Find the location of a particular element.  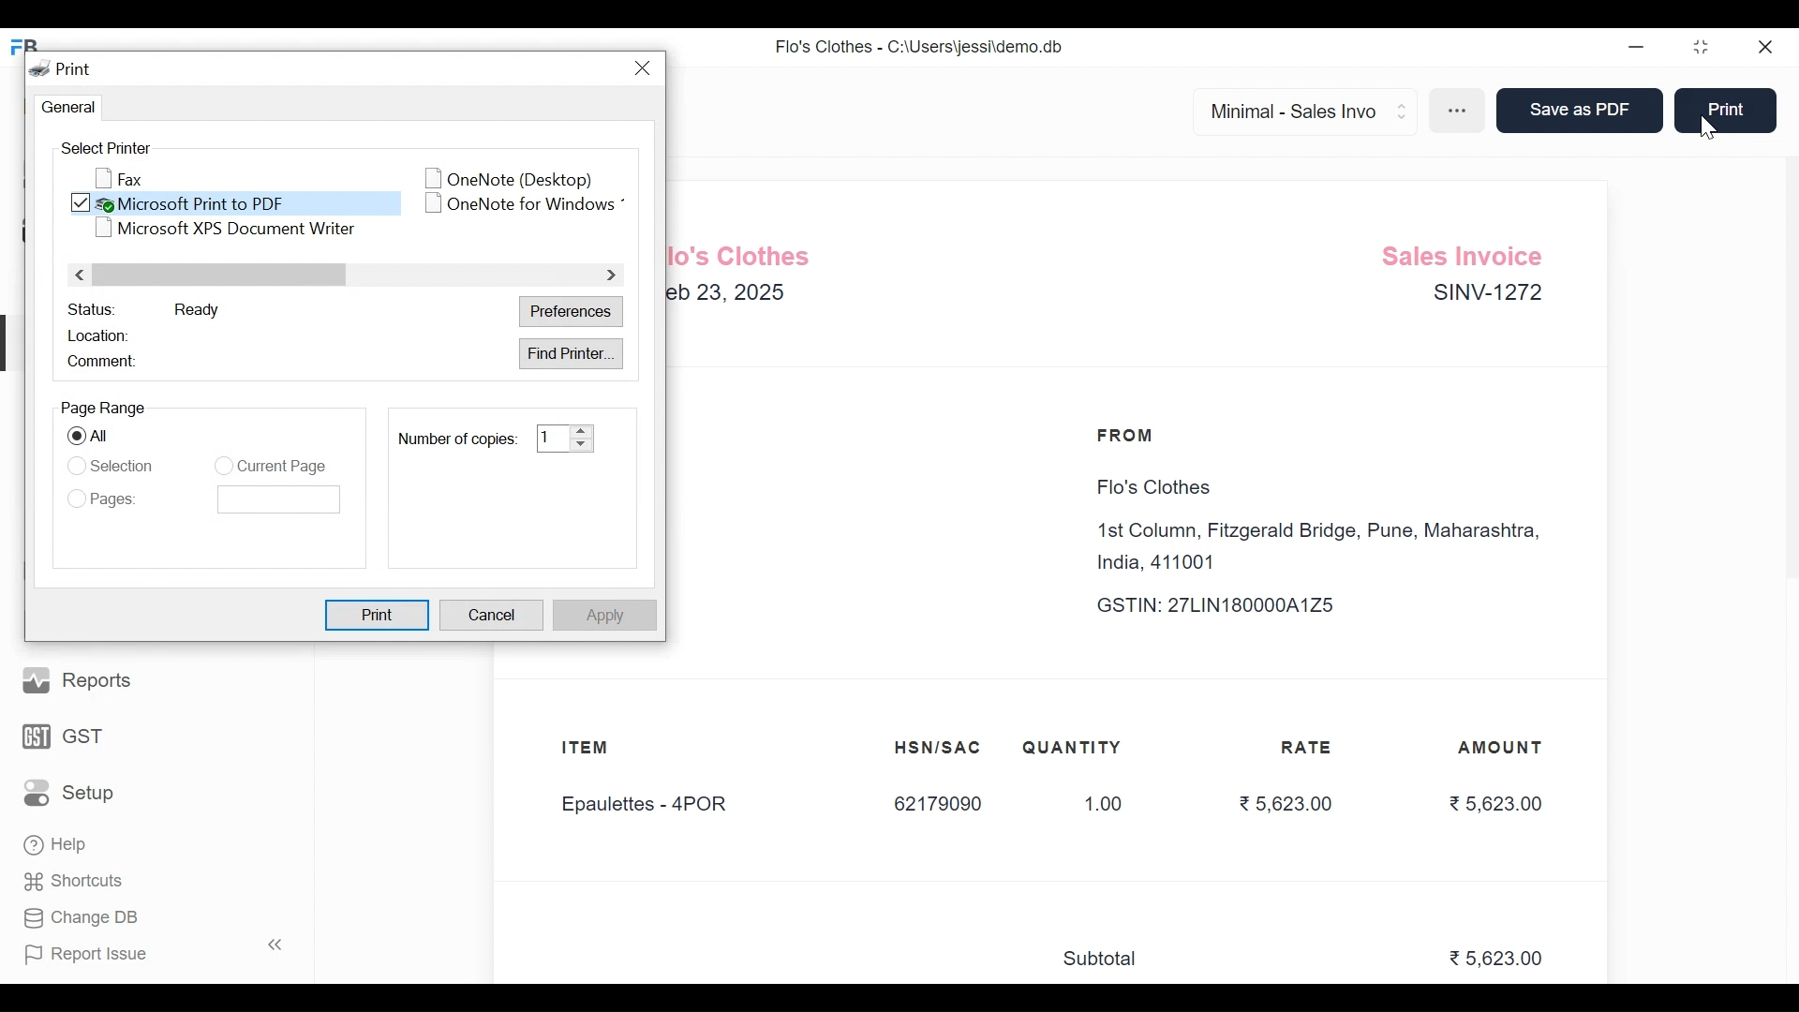

AMOUNT is located at coordinates (1502, 749).